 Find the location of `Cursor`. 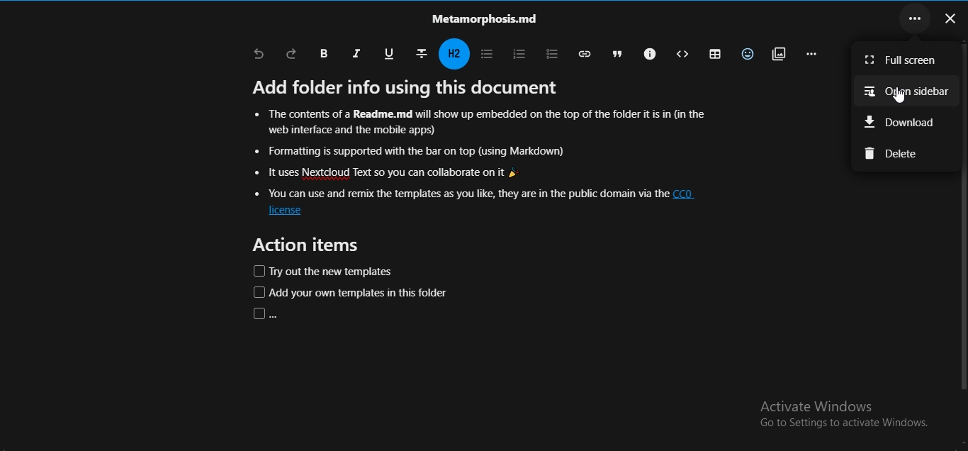

Cursor is located at coordinates (900, 96).